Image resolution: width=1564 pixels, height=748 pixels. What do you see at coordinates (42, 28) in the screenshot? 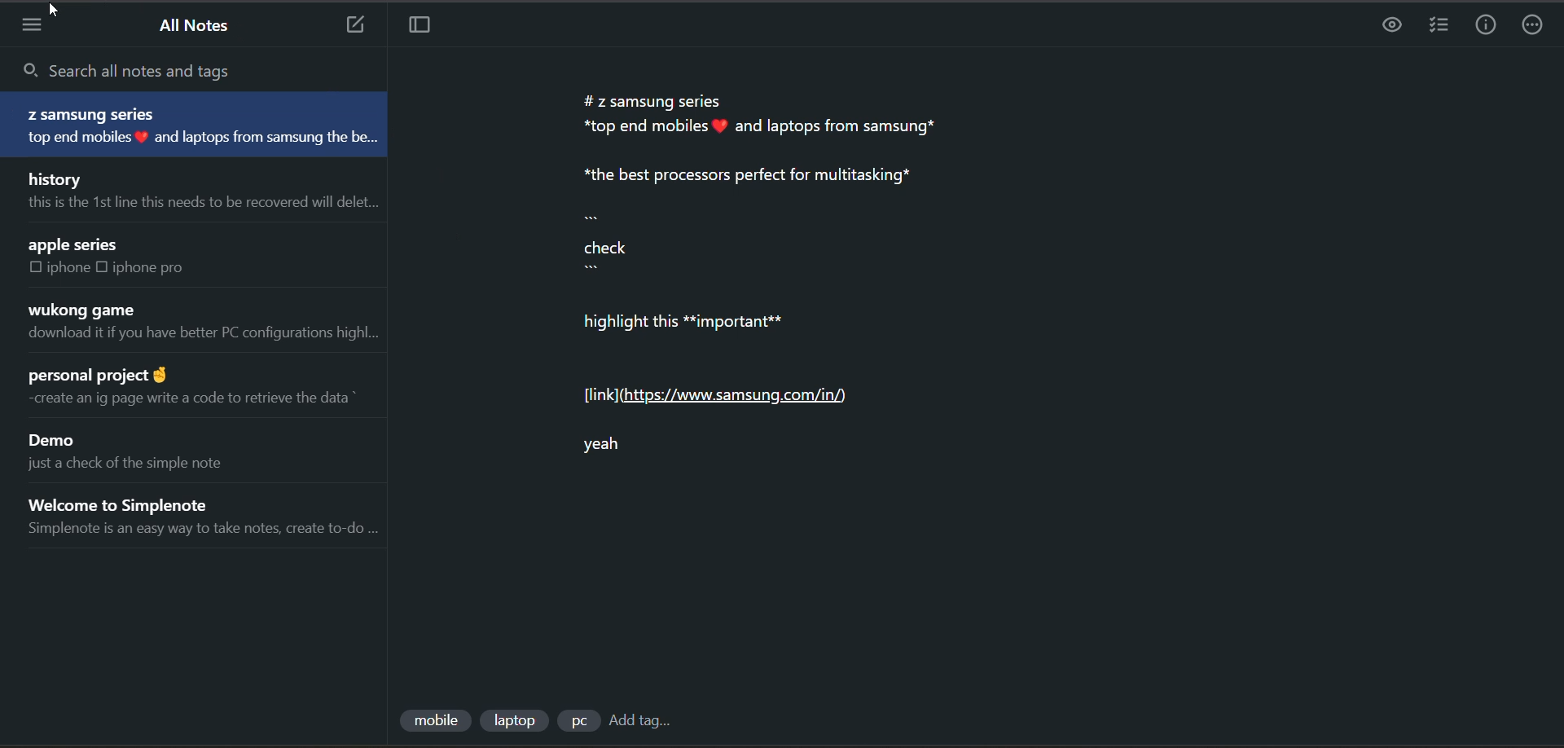
I see `menu` at bounding box center [42, 28].